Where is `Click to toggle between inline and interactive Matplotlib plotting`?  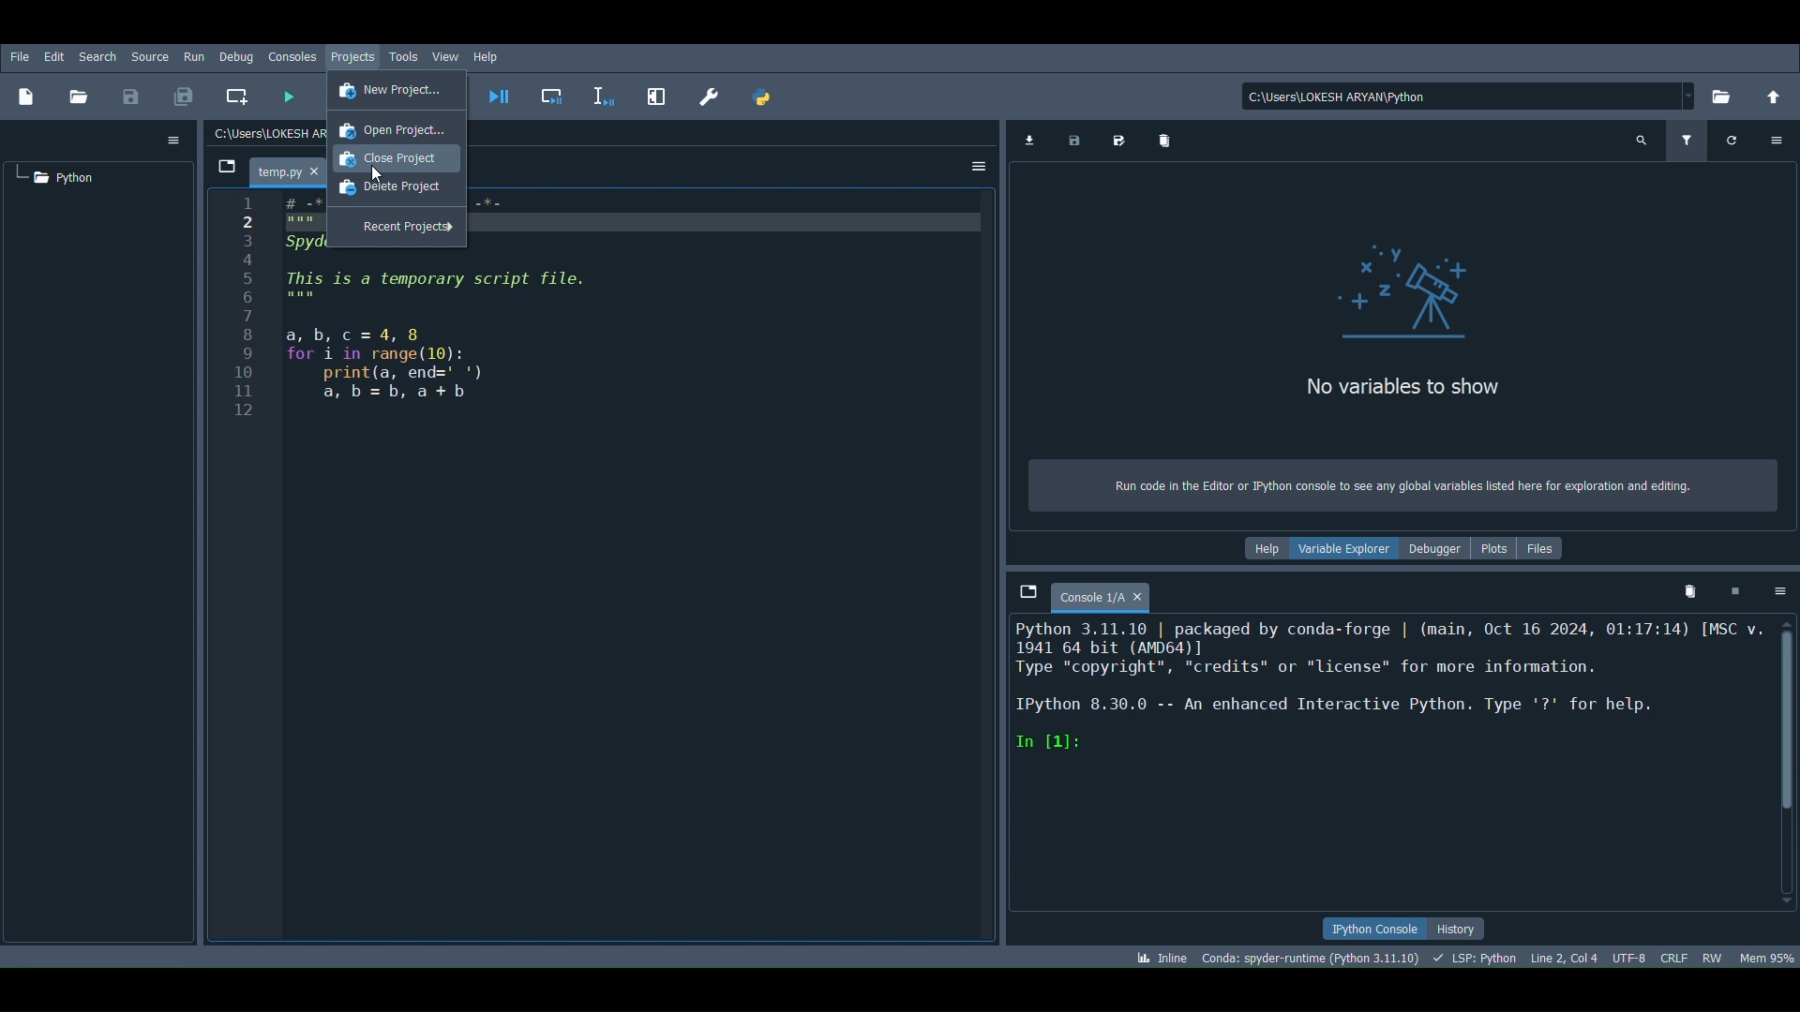 Click to toggle between inline and interactive Matplotlib plotting is located at coordinates (1152, 955).